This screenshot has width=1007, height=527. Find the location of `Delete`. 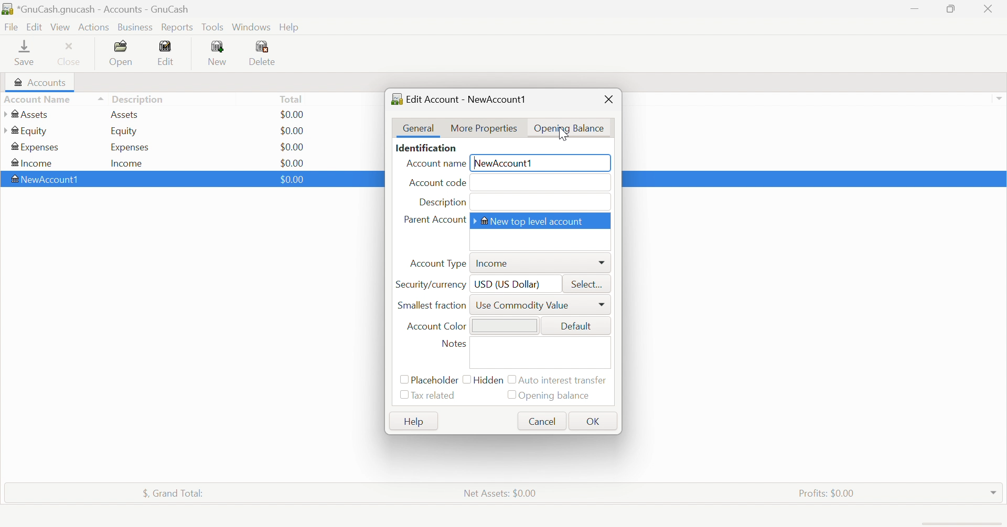

Delete is located at coordinates (270, 53).